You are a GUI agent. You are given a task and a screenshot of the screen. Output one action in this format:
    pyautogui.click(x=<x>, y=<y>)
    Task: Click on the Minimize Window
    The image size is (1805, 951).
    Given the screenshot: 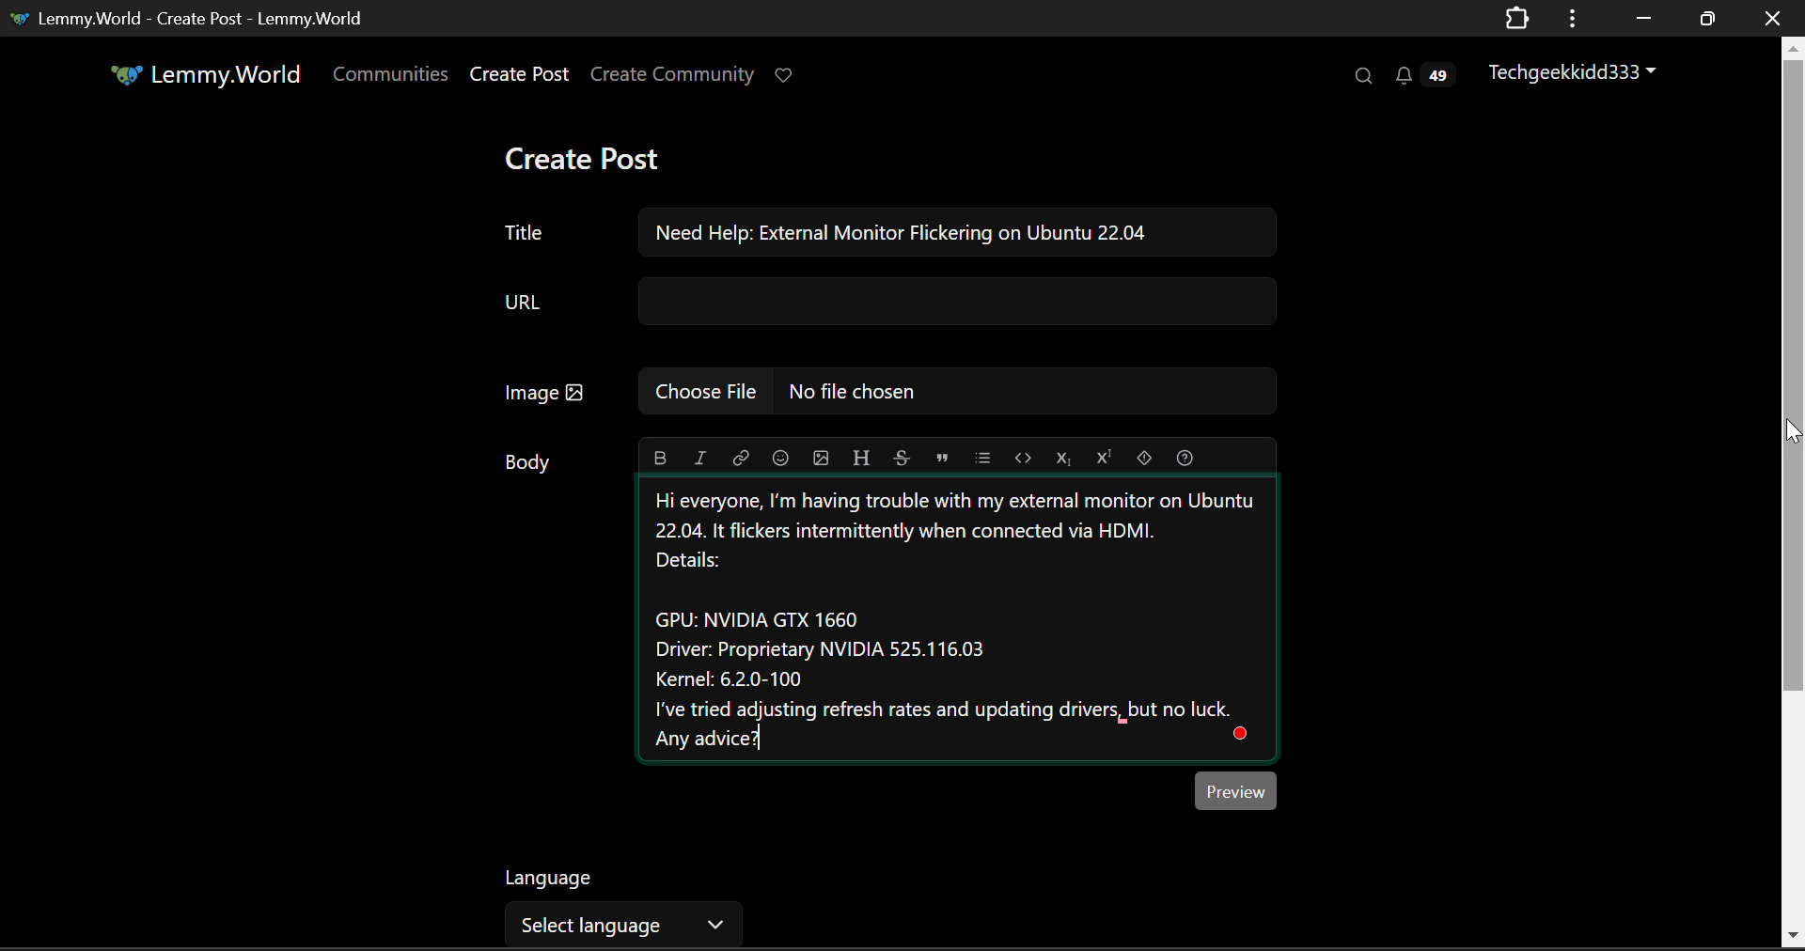 What is the action you would take?
    pyautogui.click(x=1704, y=20)
    